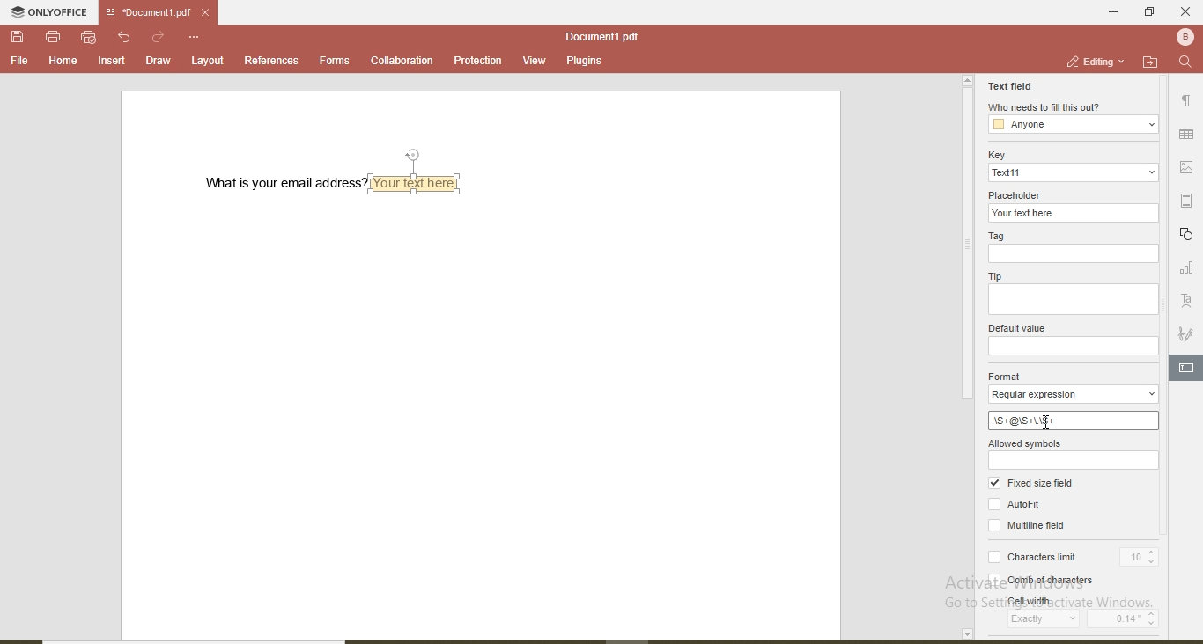 The image size is (1203, 644). I want to click on format, so click(1007, 375).